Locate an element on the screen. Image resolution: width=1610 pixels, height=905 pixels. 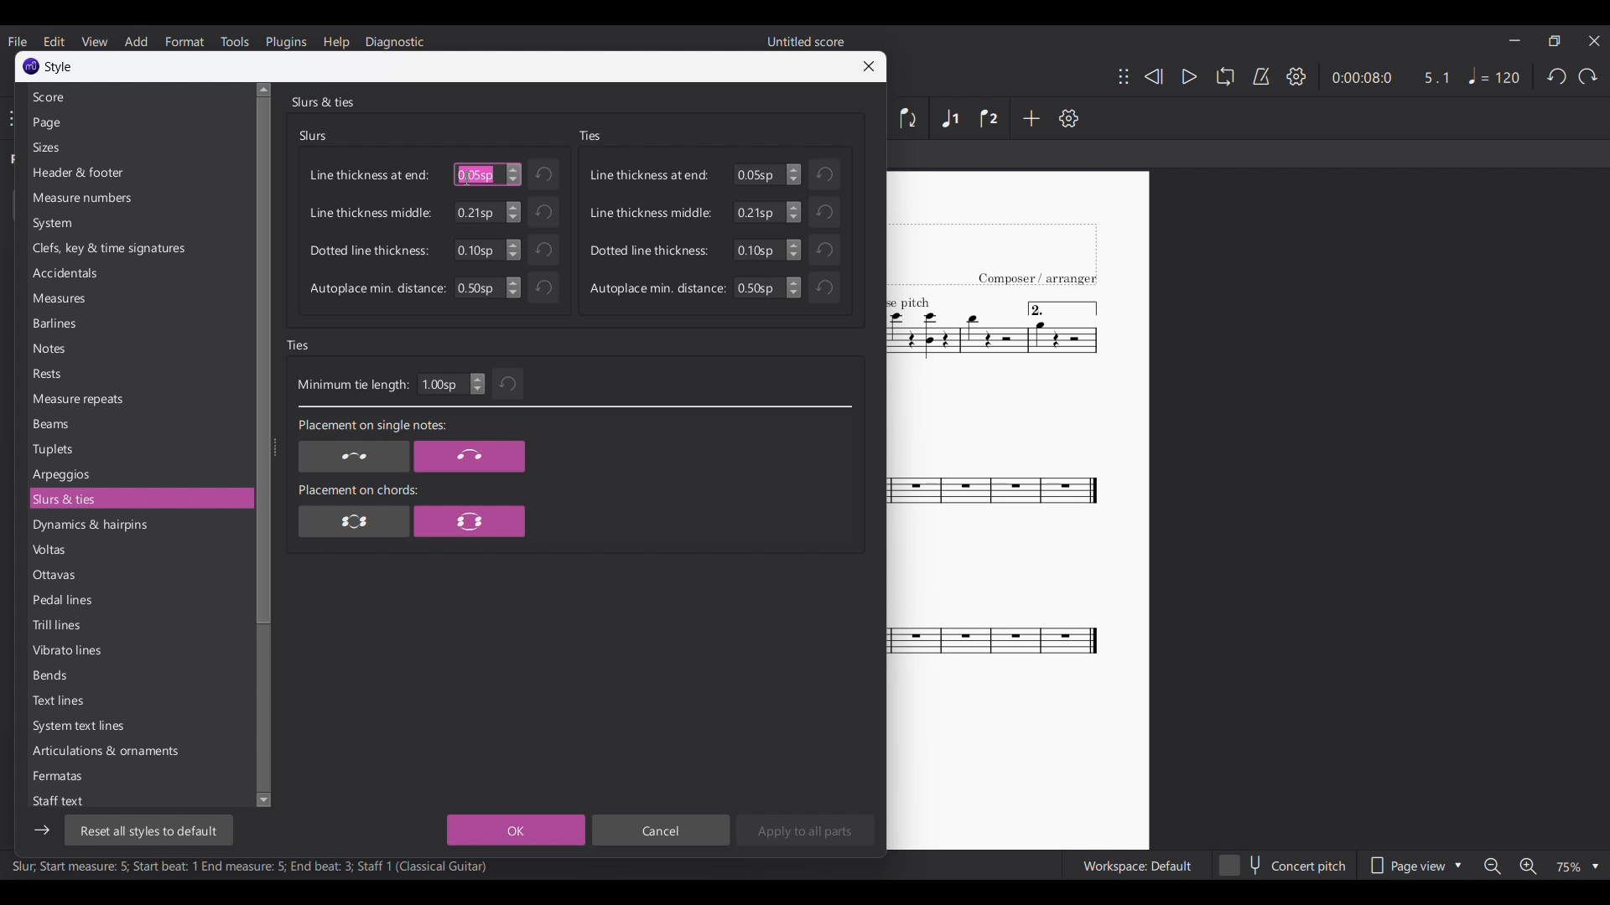
Staff text is located at coordinates (137, 800).